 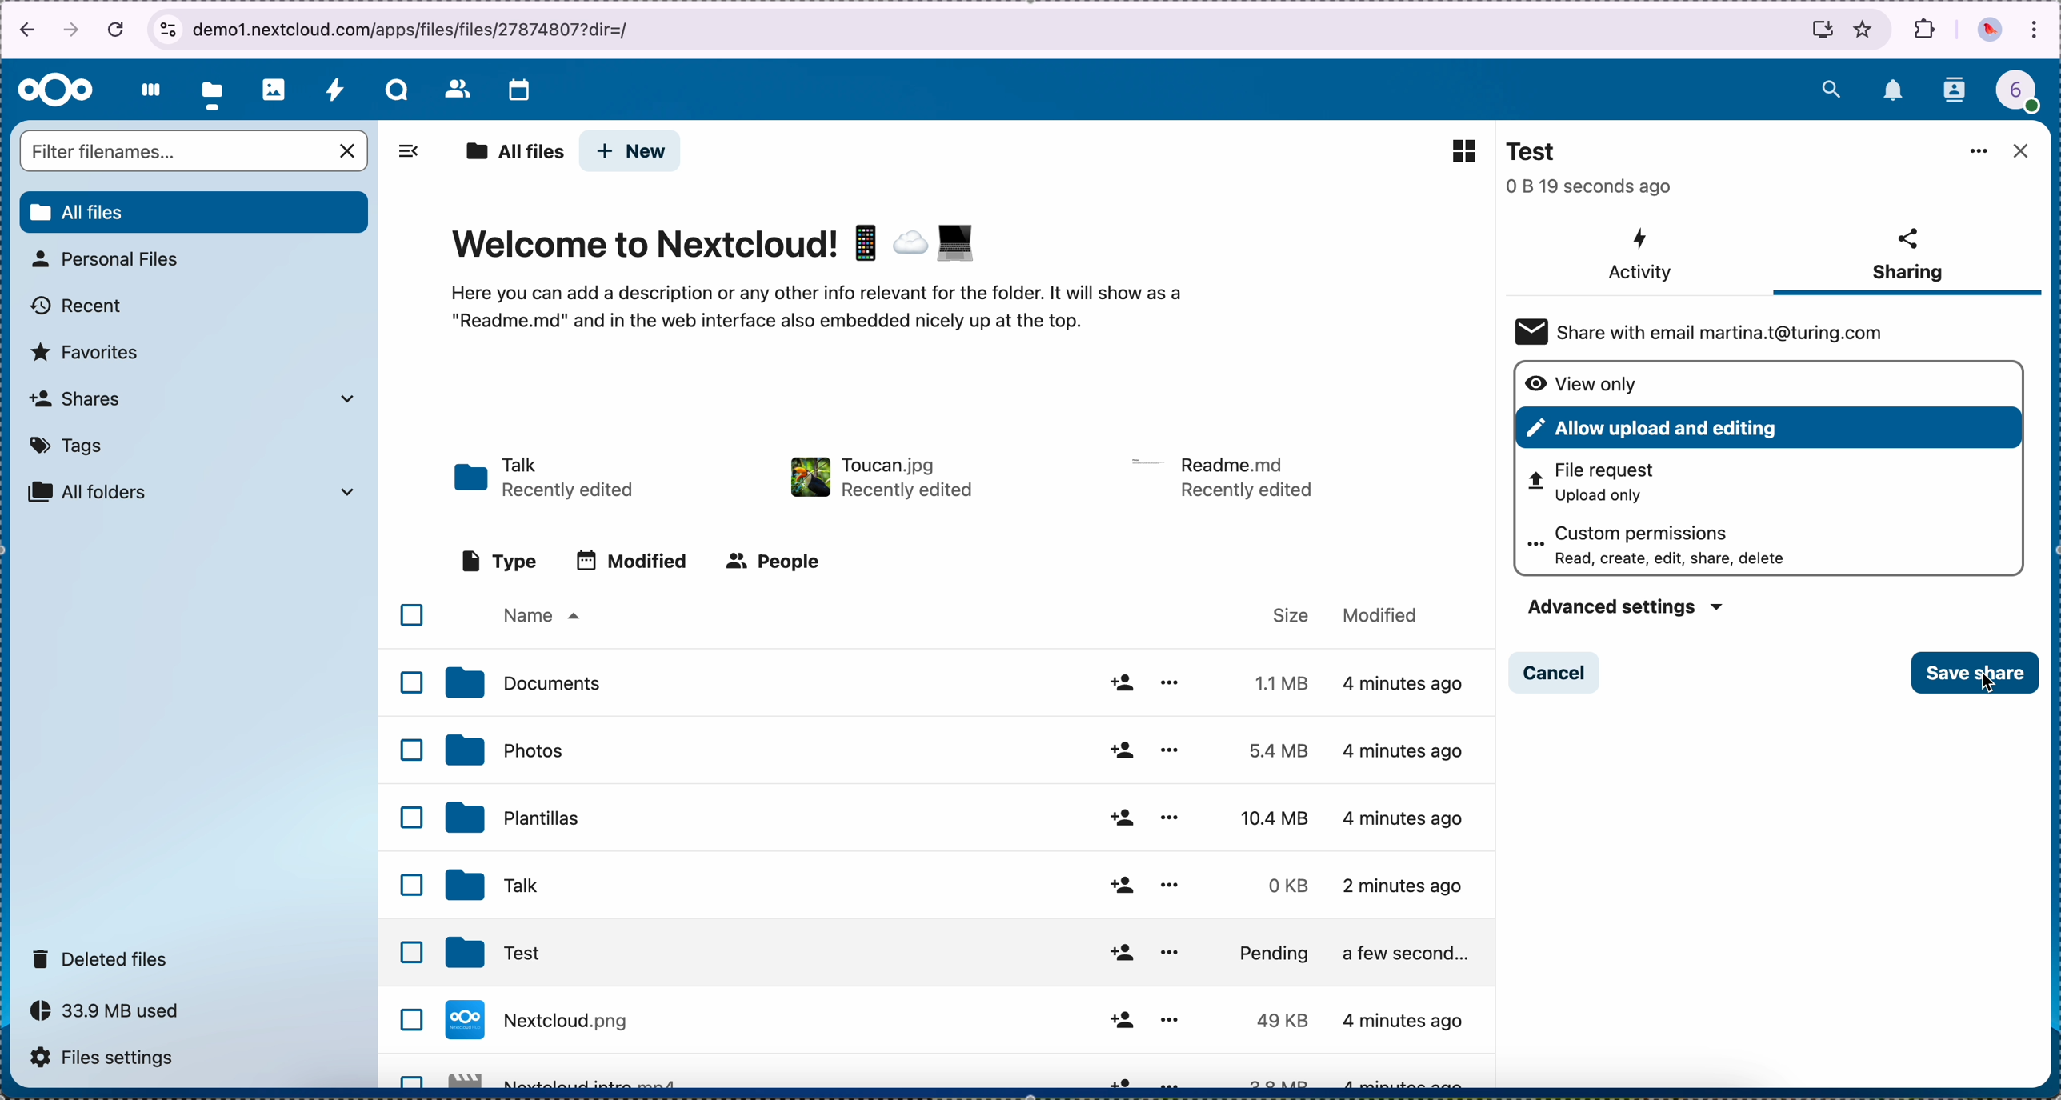 What do you see at coordinates (146, 90) in the screenshot?
I see `dashboard` at bounding box center [146, 90].